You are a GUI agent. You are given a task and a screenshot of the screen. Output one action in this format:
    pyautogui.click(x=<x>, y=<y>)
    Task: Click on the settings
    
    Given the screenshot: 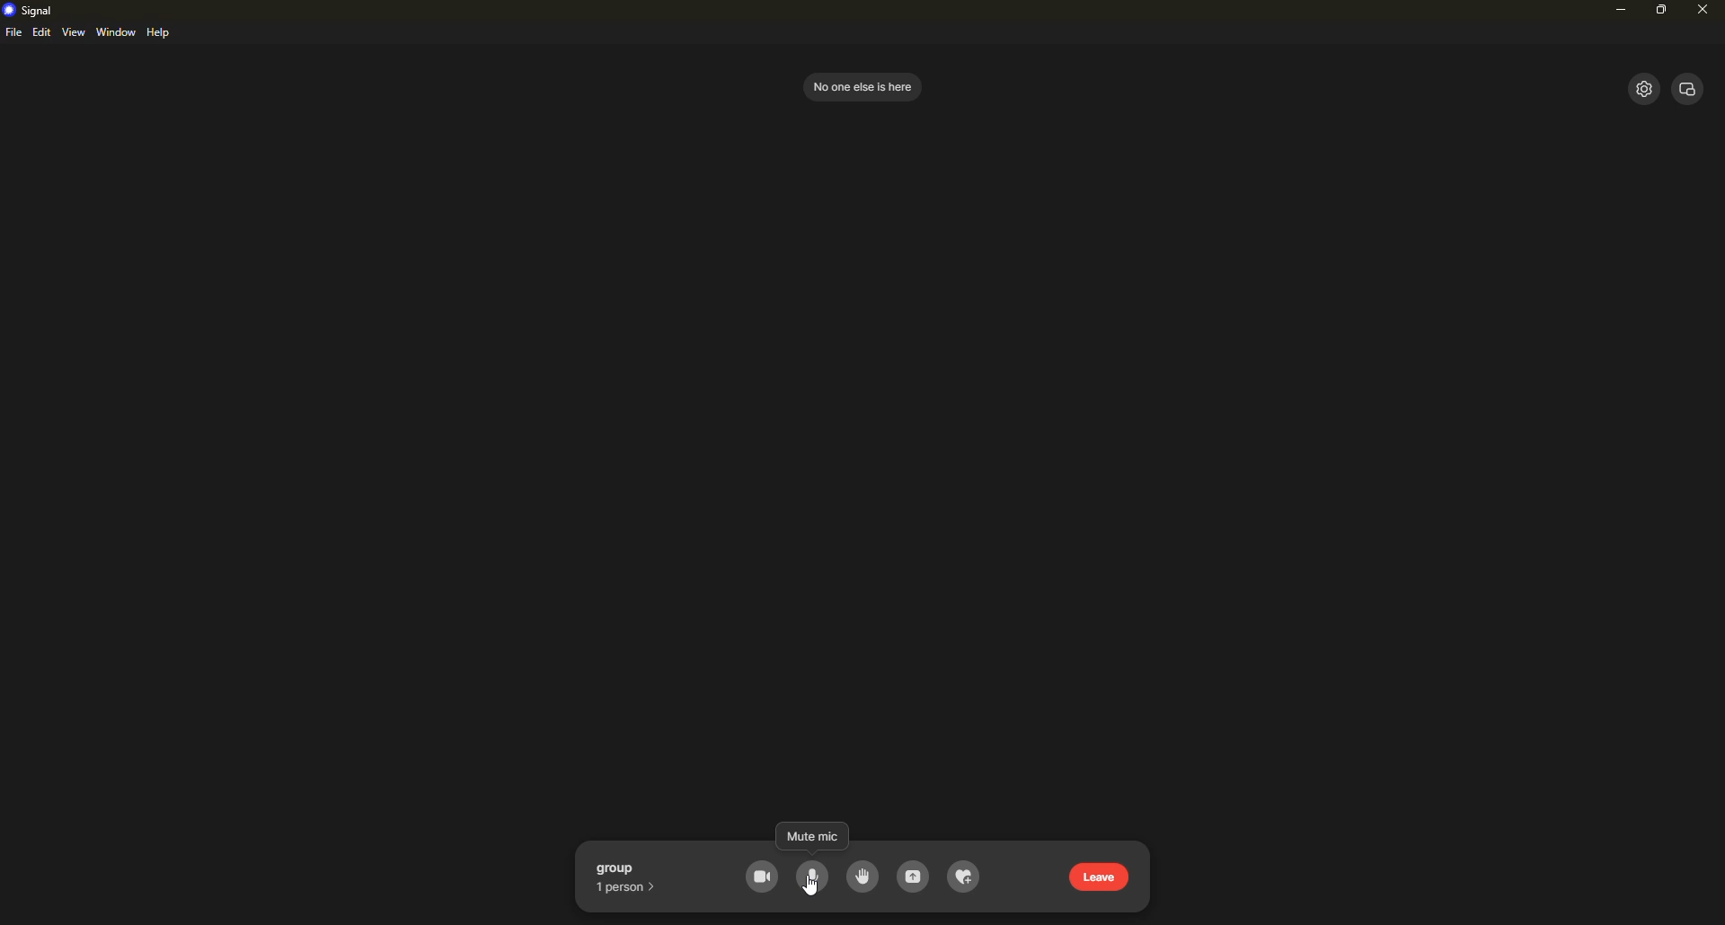 What is the action you would take?
    pyautogui.click(x=1641, y=89)
    